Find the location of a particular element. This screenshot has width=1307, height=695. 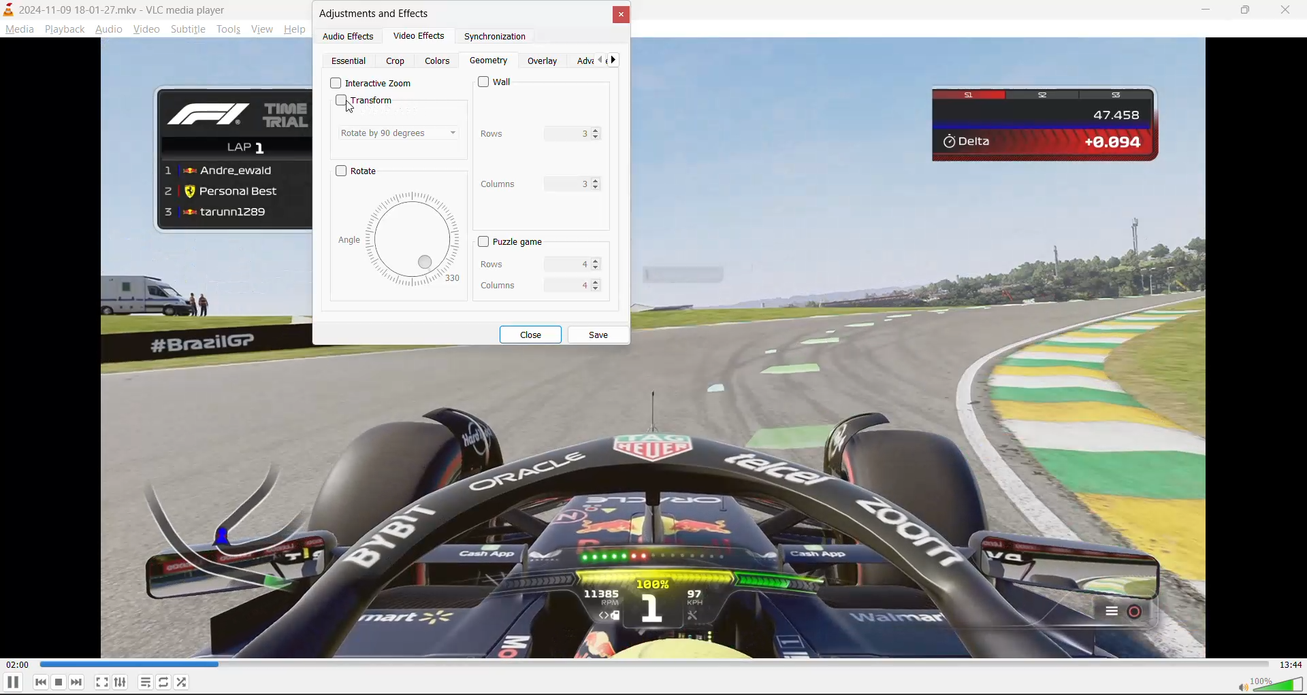

adjustments and  effects is located at coordinates (376, 15).